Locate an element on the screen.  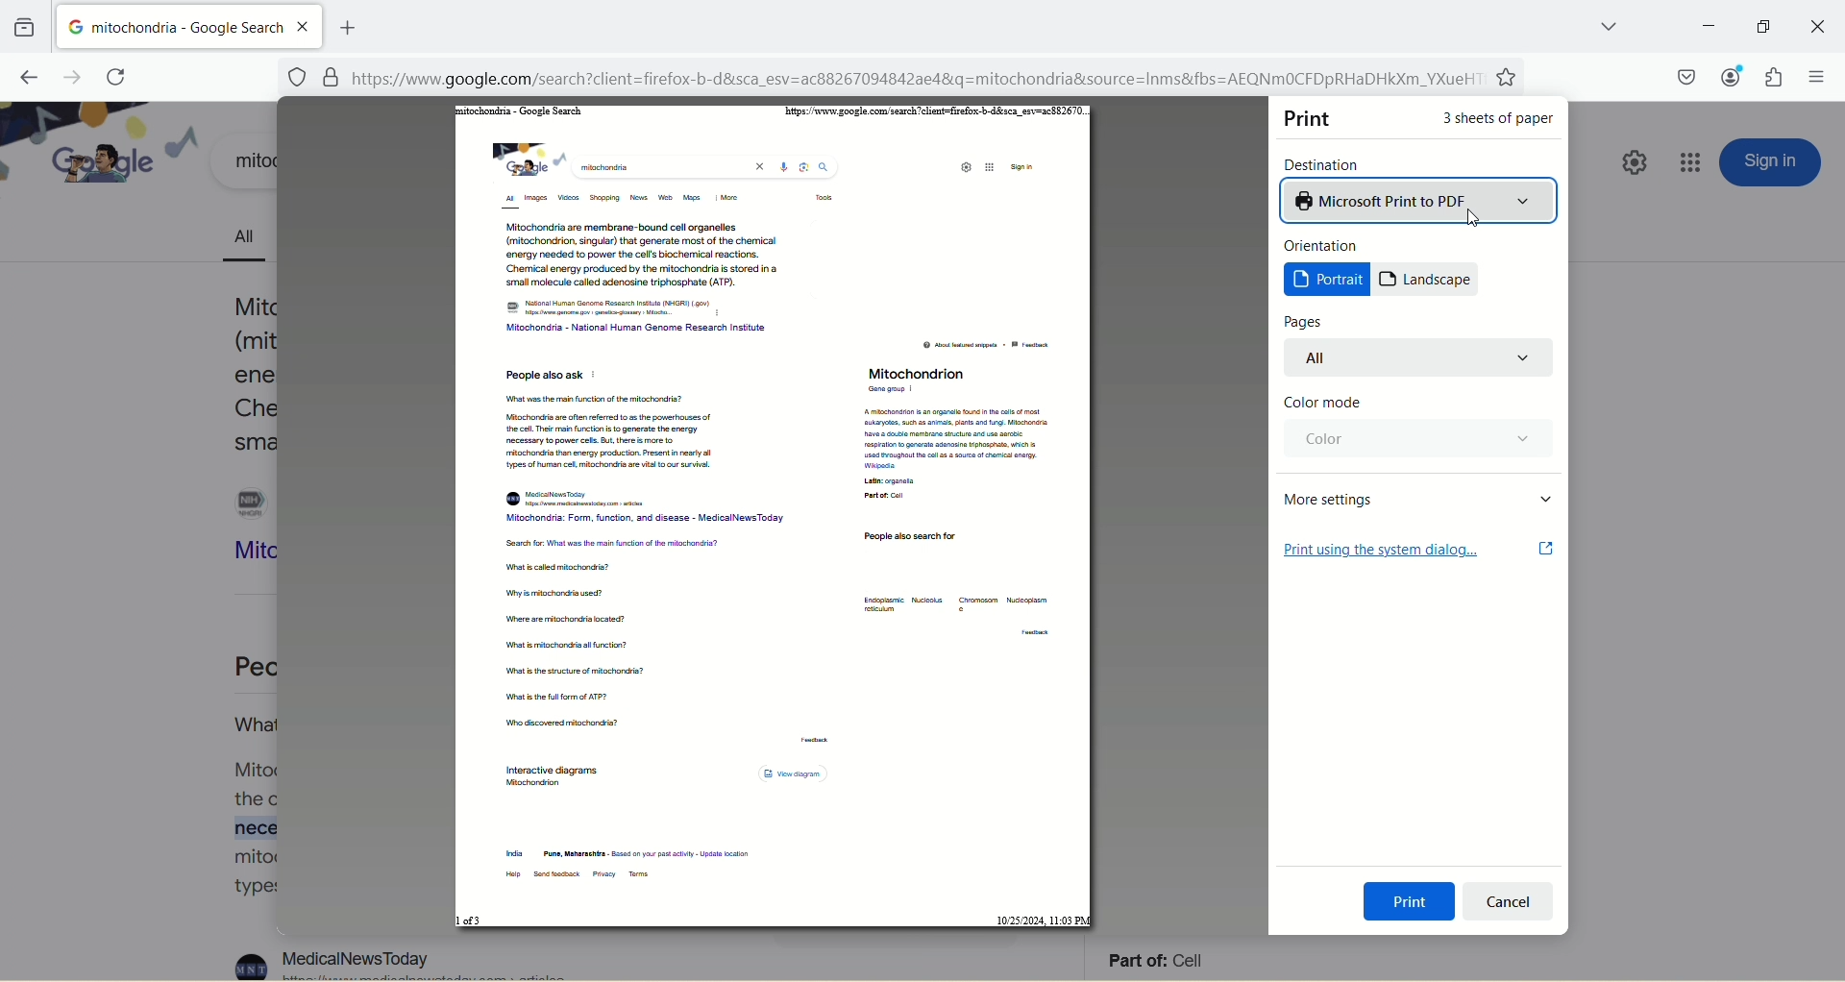
PDF page view is located at coordinates (774, 518).